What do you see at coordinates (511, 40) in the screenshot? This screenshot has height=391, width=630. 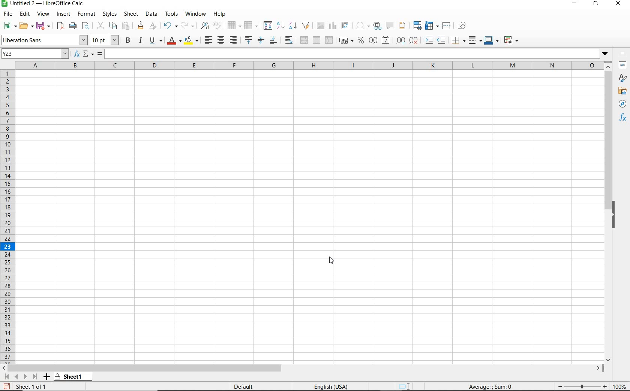 I see `CONDITIONAL` at bounding box center [511, 40].